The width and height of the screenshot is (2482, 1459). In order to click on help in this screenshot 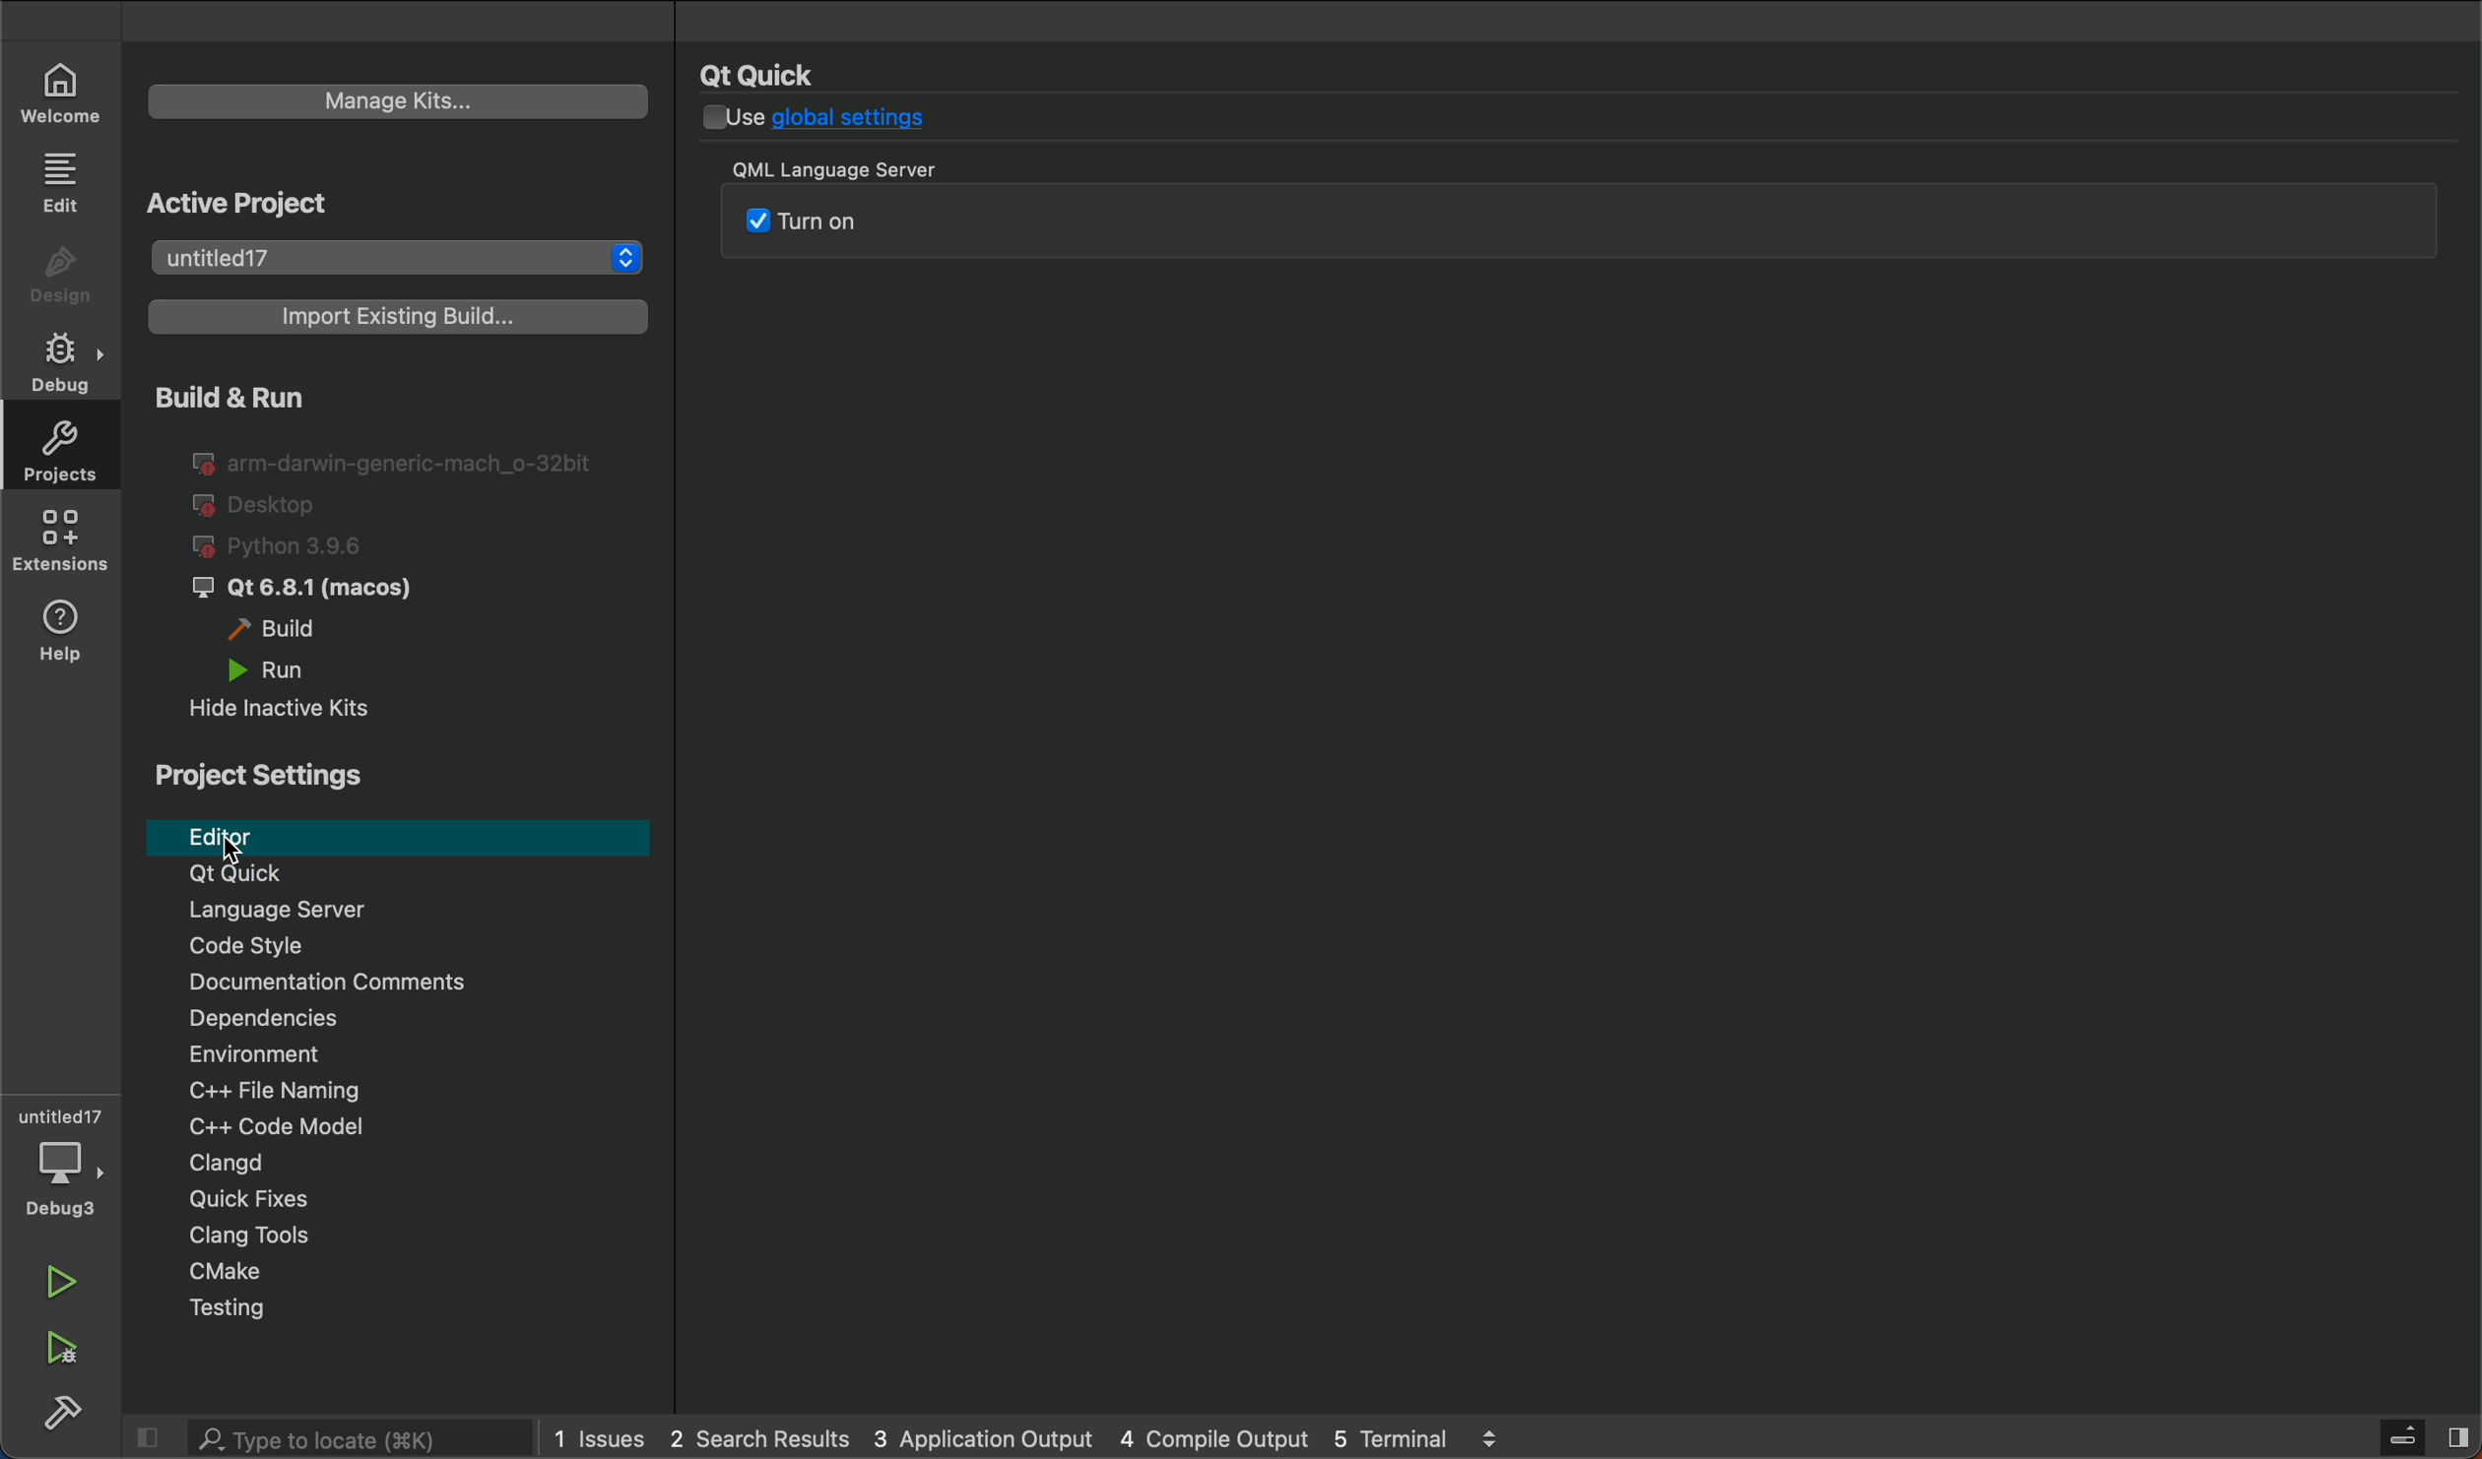, I will do `click(67, 637)`.